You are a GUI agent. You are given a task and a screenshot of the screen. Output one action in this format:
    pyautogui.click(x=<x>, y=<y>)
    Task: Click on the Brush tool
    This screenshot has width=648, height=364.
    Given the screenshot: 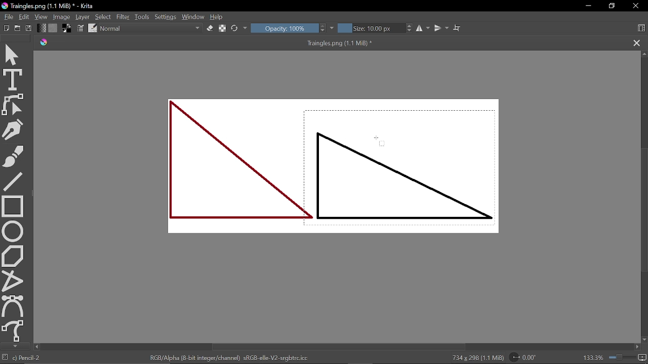 What is the action you would take?
    pyautogui.click(x=12, y=156)
    